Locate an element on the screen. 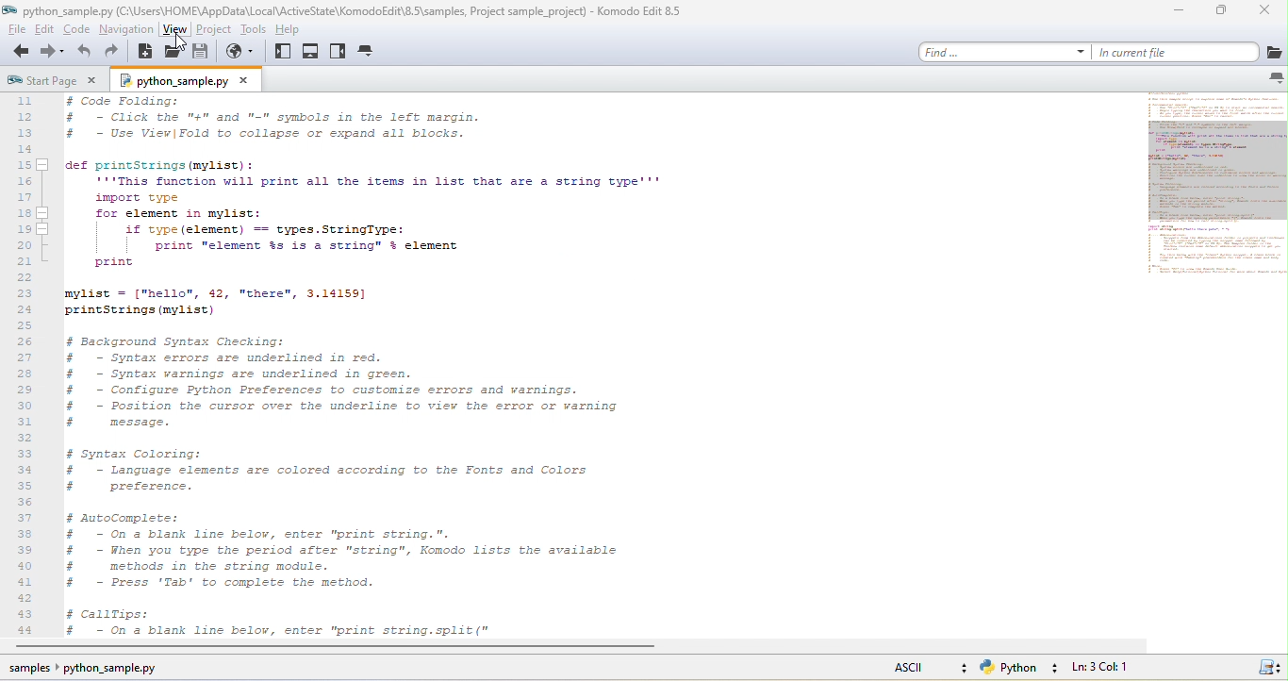  navigation is located at coordinates (124, 34).